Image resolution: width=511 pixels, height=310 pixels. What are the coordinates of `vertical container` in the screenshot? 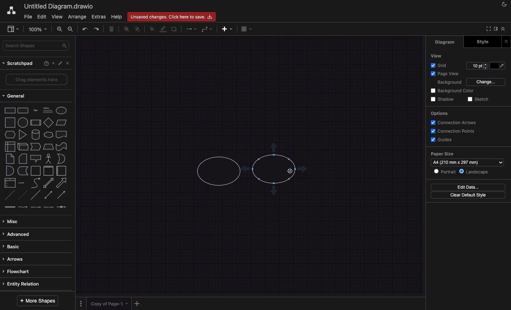 It's located at (49, 171).